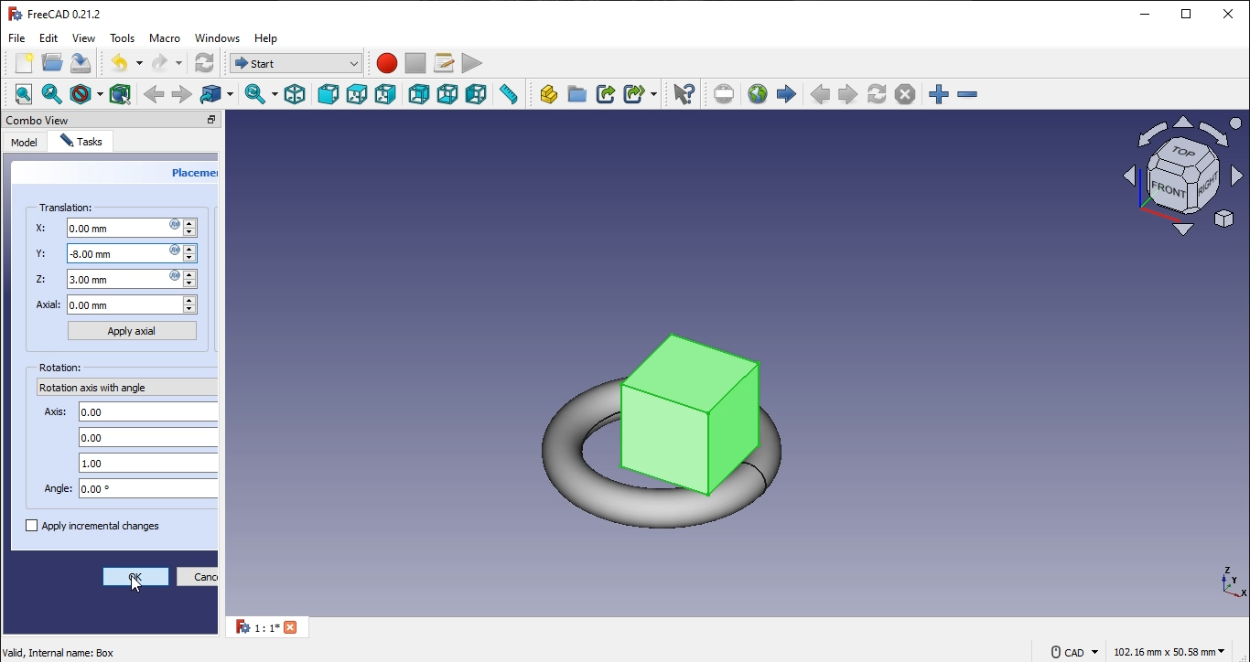  What do you see at coordinates (59, 368) in the screenshot?
I see `rotation` at bounding box center [59, 368].